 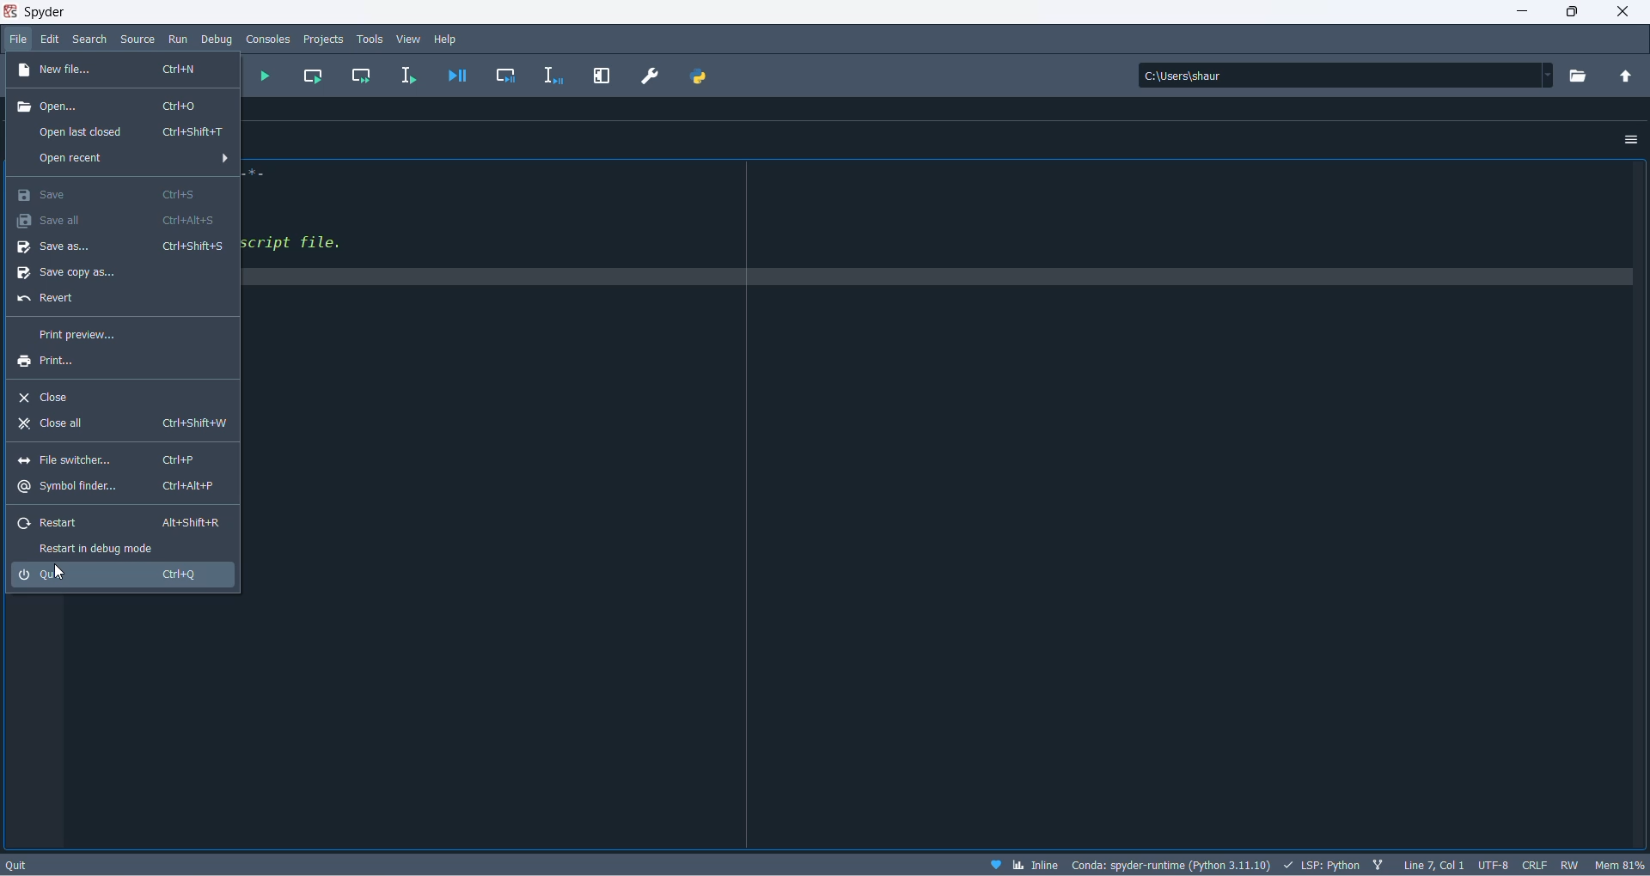 I want to click on quit, so click(x=127, y=580).